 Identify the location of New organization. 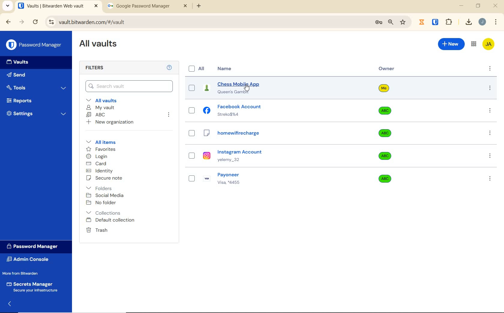
(111, 123).